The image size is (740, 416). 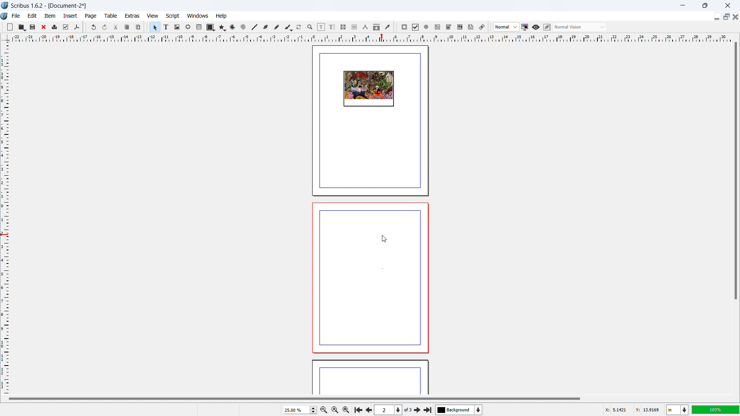 What do you see at coordinates (321, 27) in the screenshot?
I see `edit contents of the frame` at bounding box center [321, 27].